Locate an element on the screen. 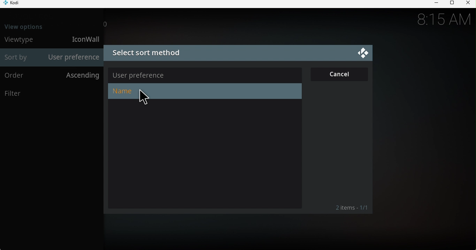 This screenshot has height=250, width=476. User preference is located at coordinates (74, 57).